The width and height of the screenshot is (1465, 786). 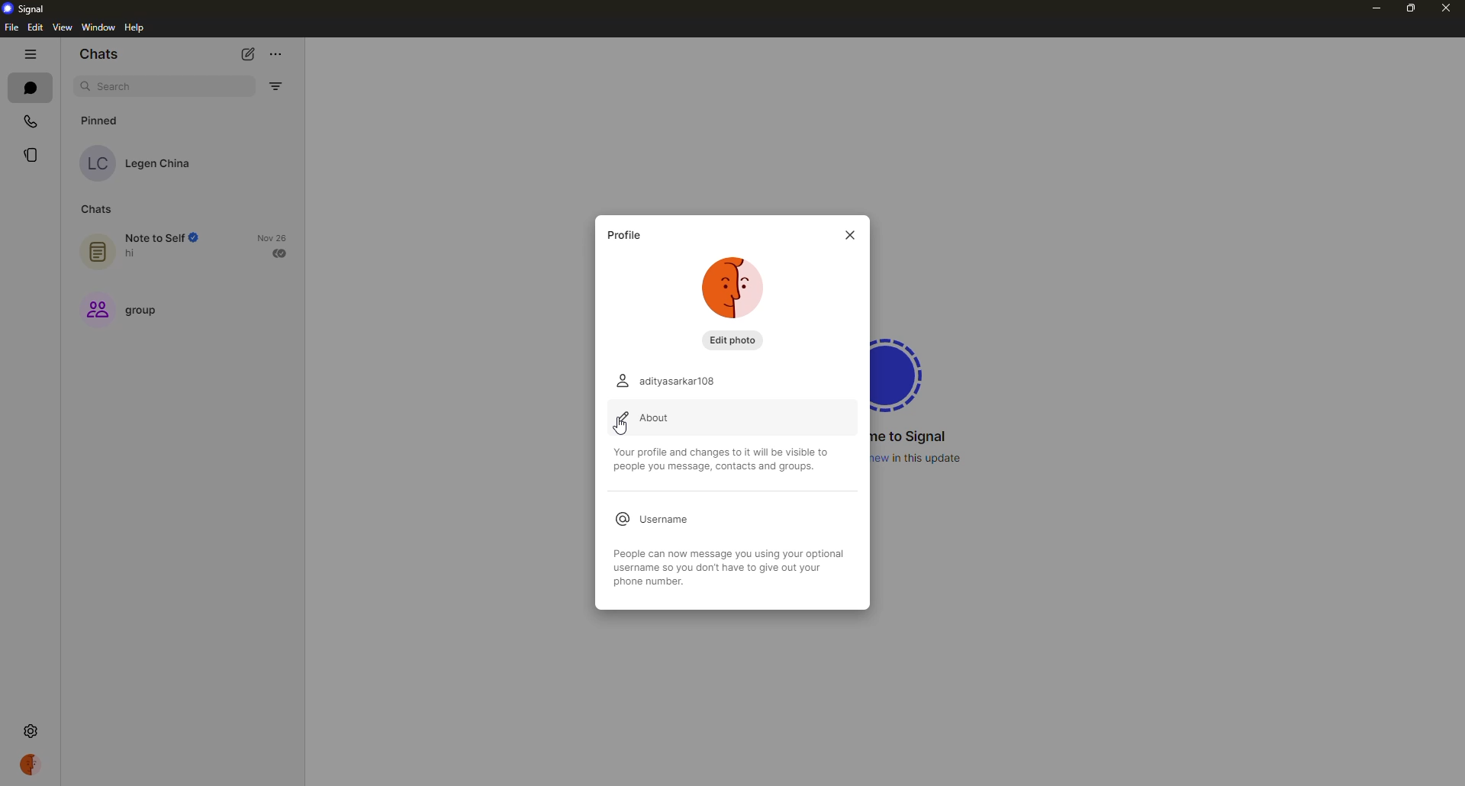 I want to click on profile, so click(x=32, y=764).